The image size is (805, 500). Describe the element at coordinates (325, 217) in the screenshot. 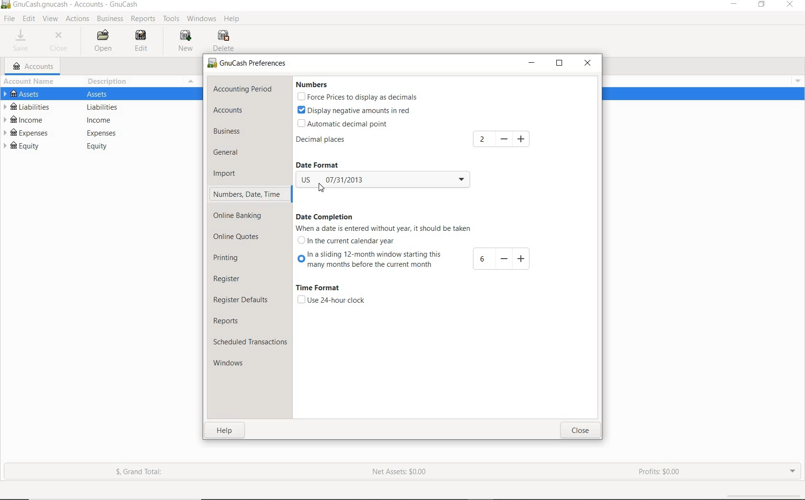

I see `ata completion` at that location.